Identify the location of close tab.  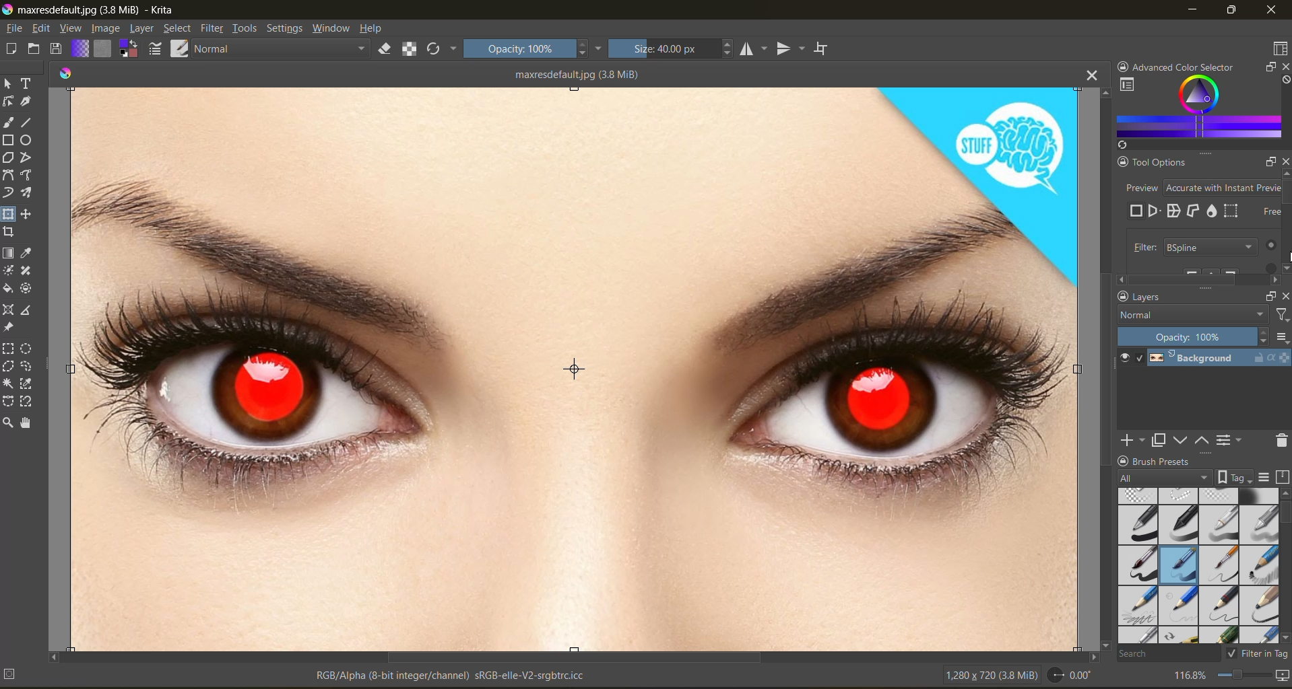
(1084, 79).